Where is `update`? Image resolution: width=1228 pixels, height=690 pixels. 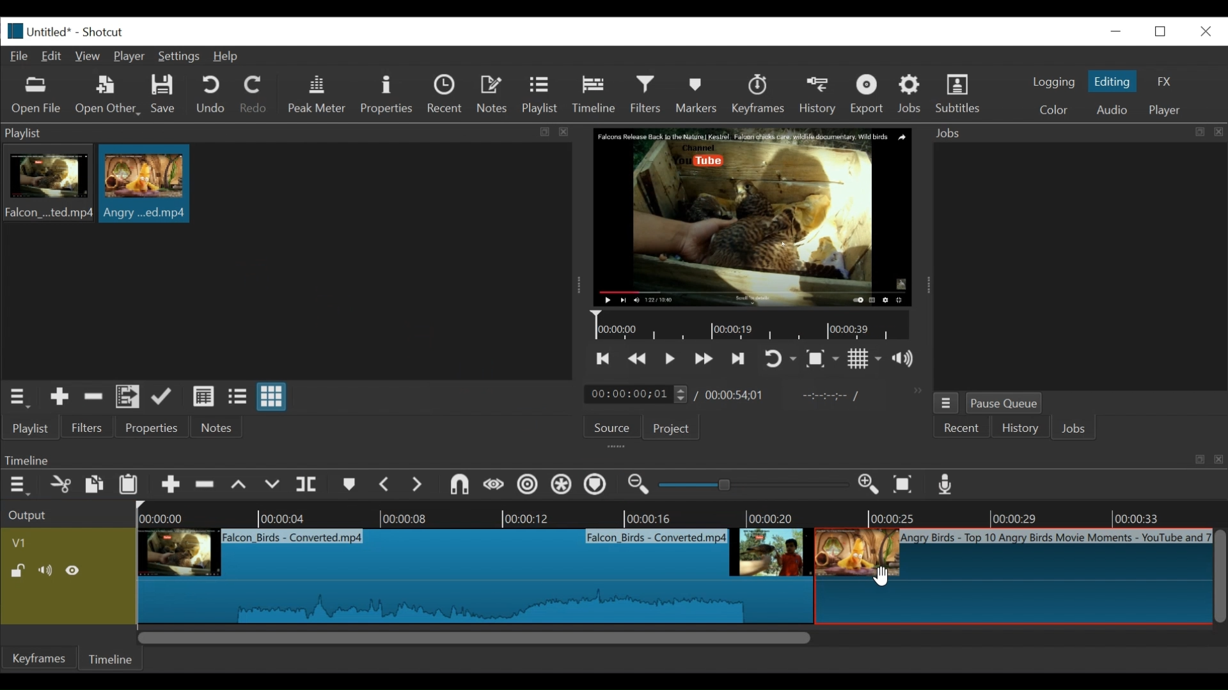 update is located at coordinates (164, 399).